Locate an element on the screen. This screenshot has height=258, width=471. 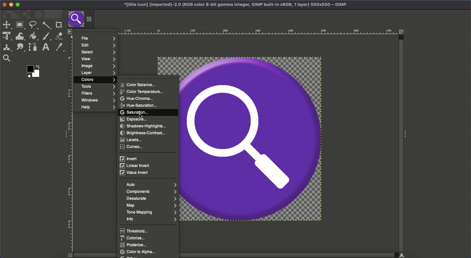
Auto is located at coordinates (150, 185).